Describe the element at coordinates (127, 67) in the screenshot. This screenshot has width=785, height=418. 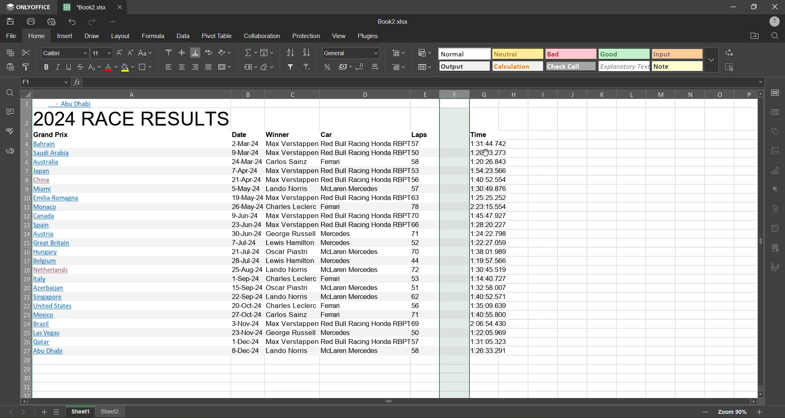
I see `fill color` at that location.